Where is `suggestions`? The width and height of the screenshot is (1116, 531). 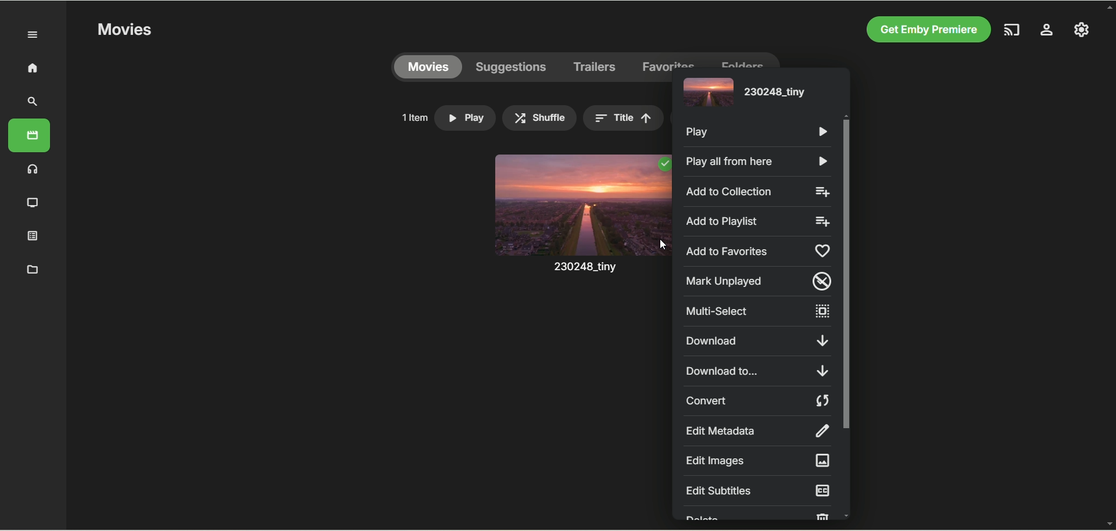 suggestions is located at coordinates (512, 67).